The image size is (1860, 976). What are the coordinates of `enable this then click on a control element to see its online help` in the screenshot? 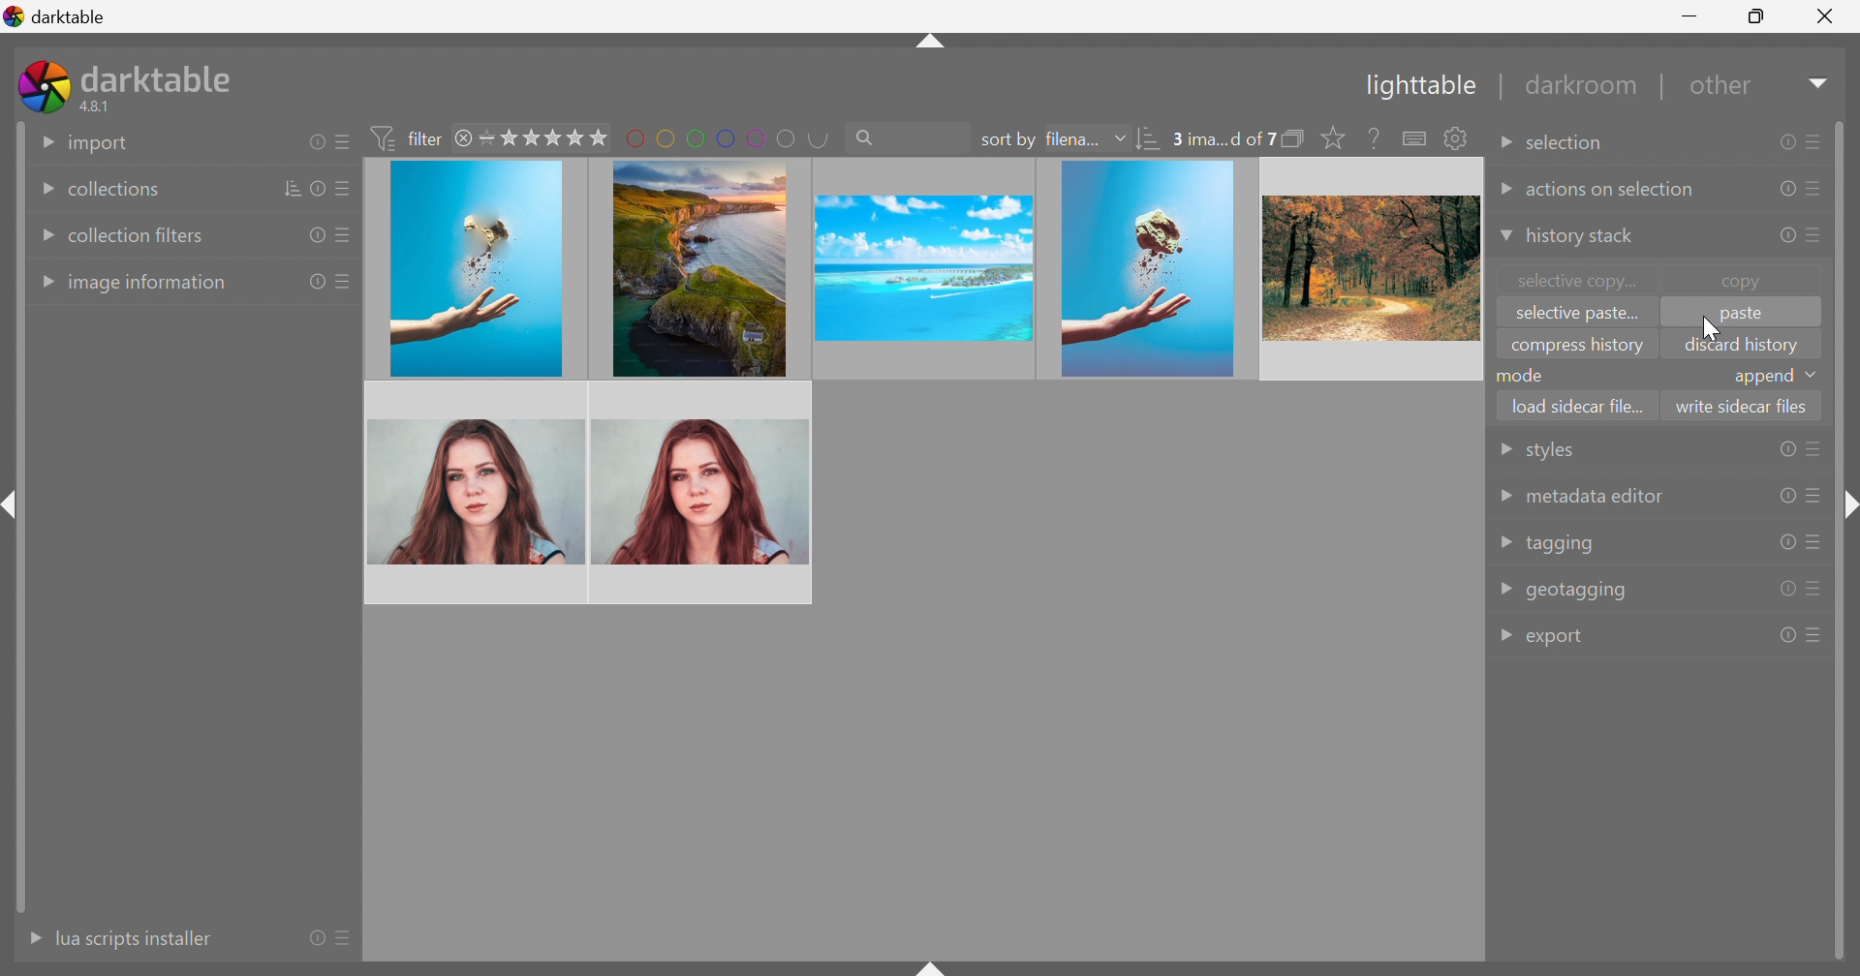 It's located at (1375, 137).